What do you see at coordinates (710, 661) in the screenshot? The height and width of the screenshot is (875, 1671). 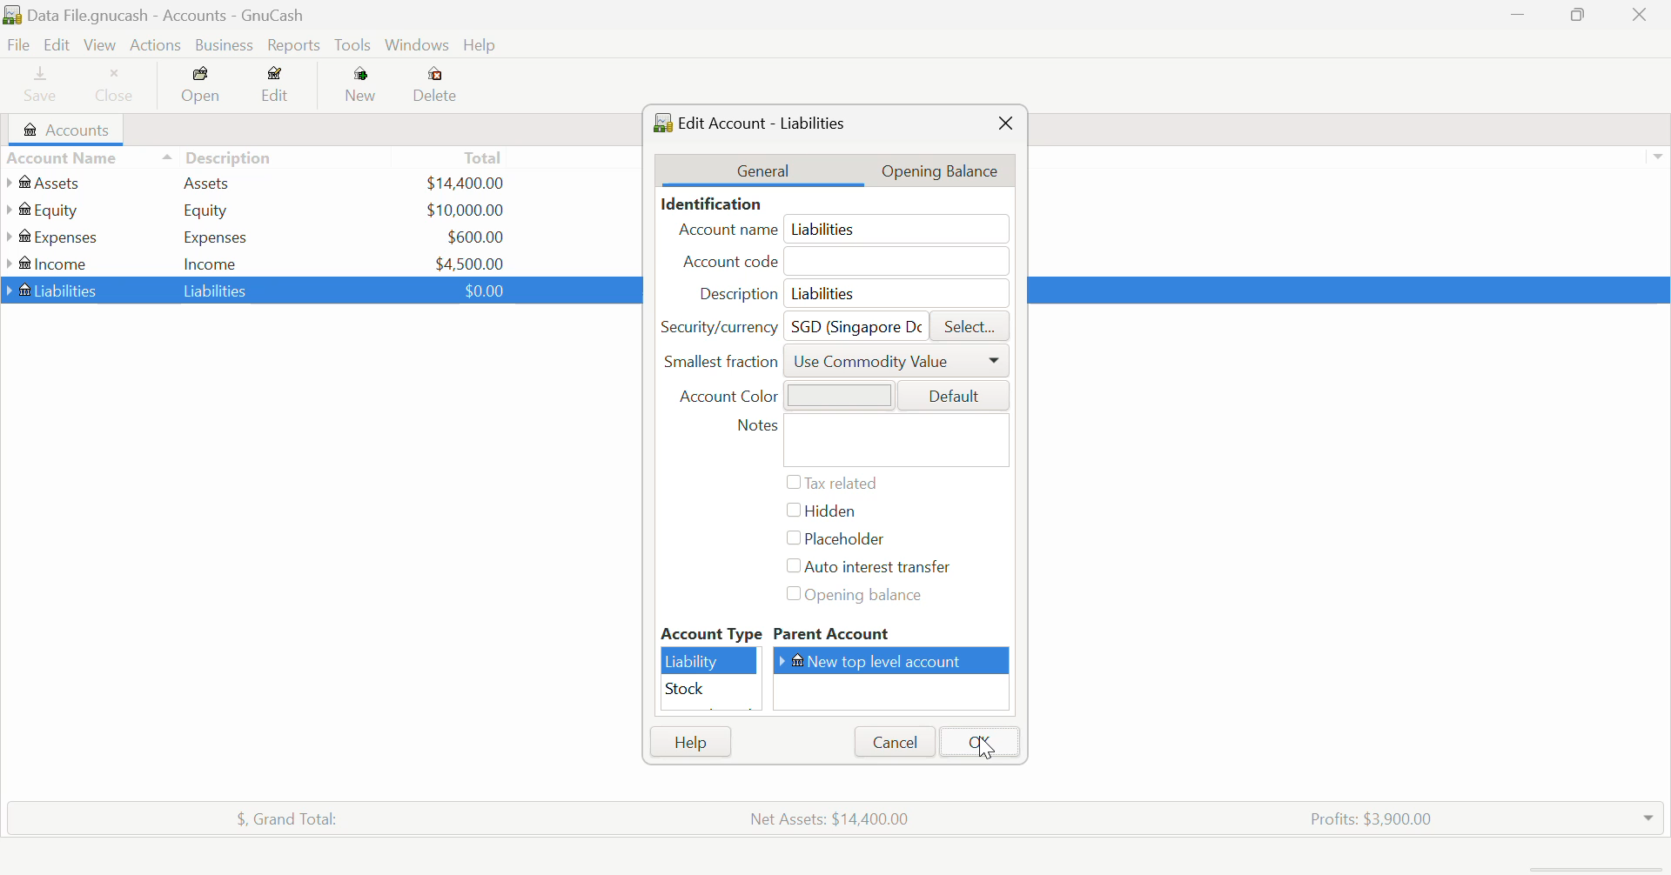 I see `Liability` at bounding box center [710, 661].